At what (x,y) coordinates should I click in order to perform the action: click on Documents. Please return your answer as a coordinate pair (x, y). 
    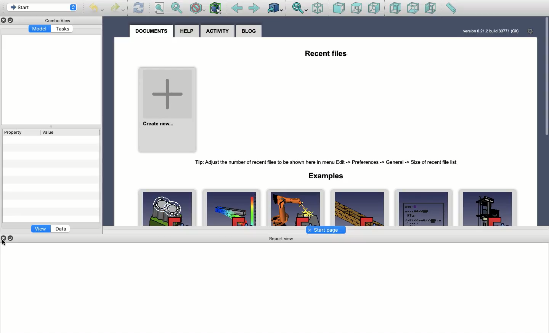
    Looking at the image, I should click on (152, 32).